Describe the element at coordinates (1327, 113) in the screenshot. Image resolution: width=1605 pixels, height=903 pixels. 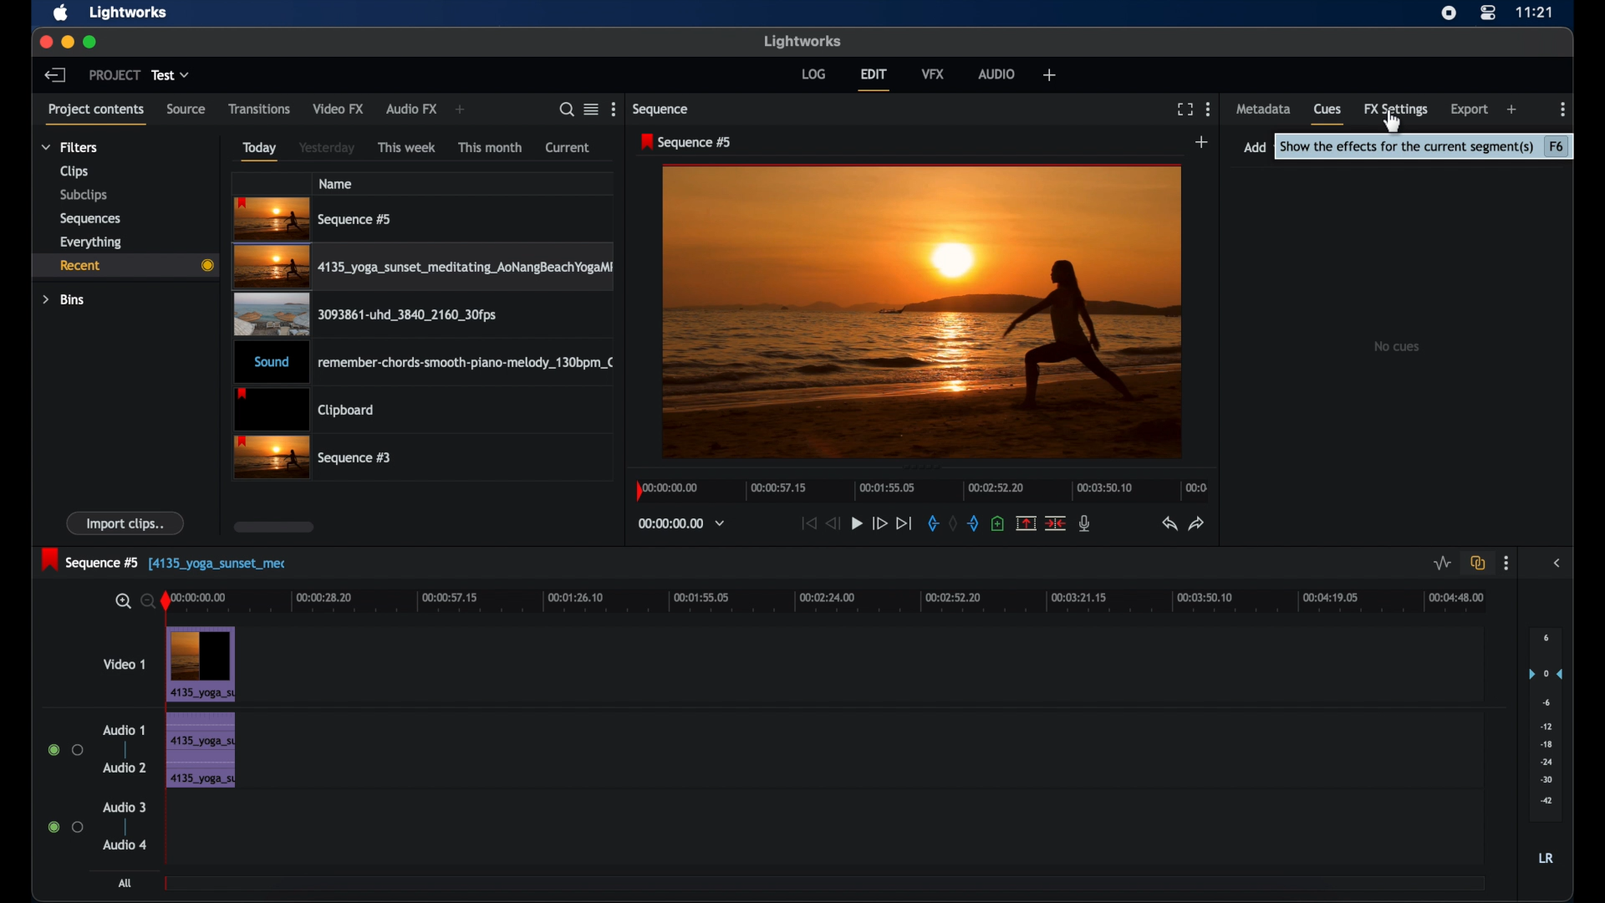
I see `cues` at that location.